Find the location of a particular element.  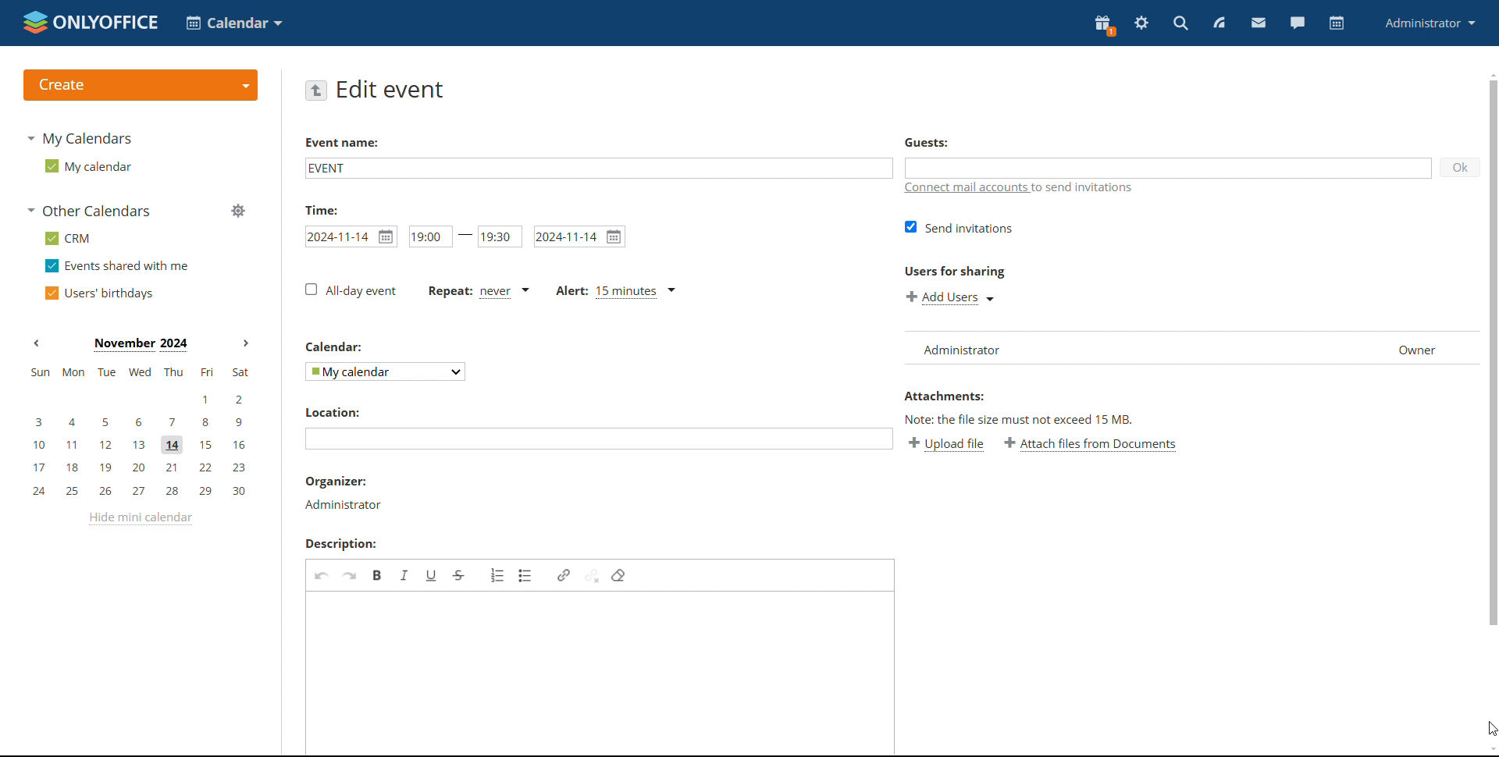

event name is located at coordinates (341, 145).